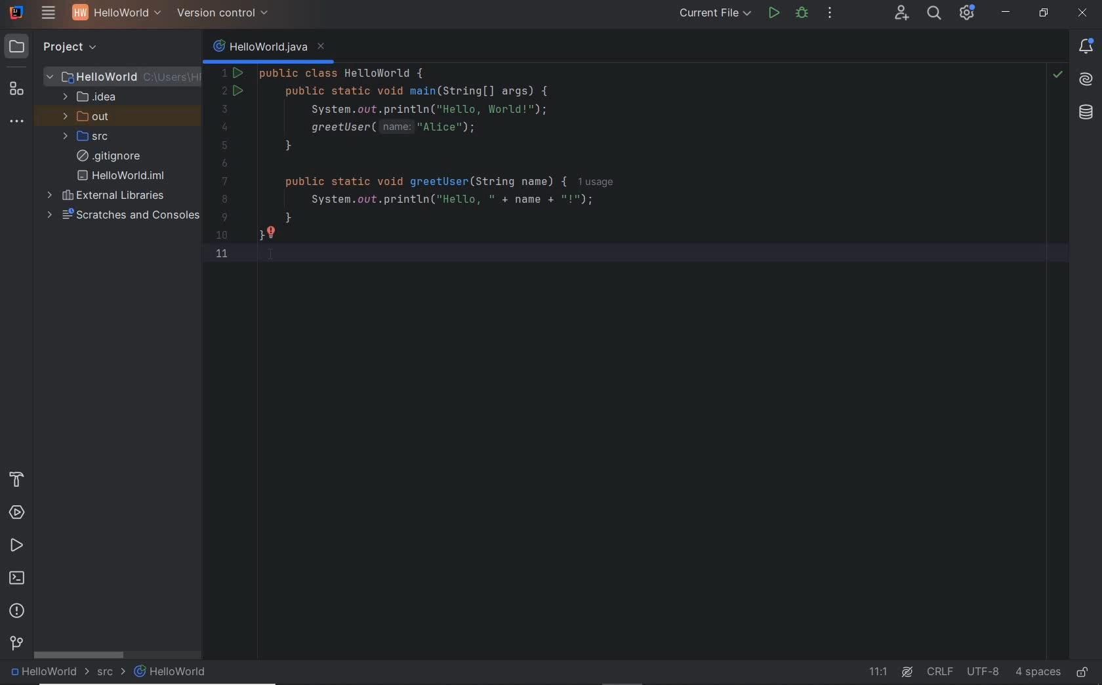 The image size is (1102, 685). What do you see at coordinates (49, 14) in the screenshot?
I see `main menu` at bounding box center [49, 14].